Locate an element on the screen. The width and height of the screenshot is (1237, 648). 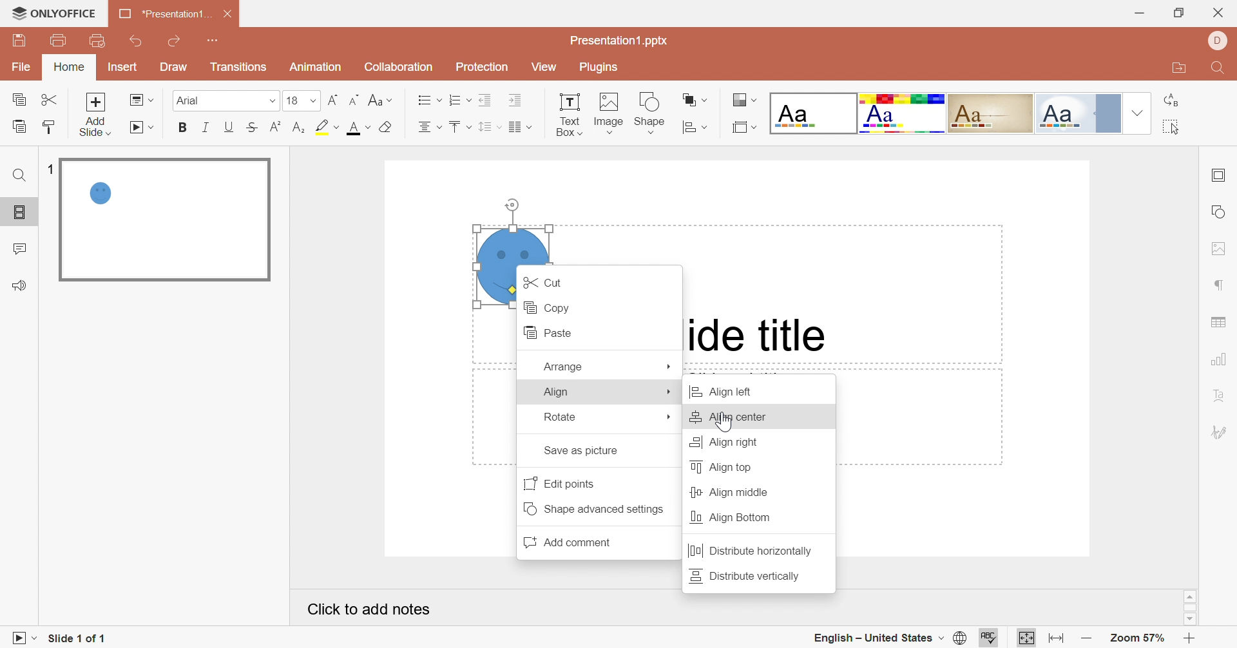
table settings is located at coordinates (1224, 321).